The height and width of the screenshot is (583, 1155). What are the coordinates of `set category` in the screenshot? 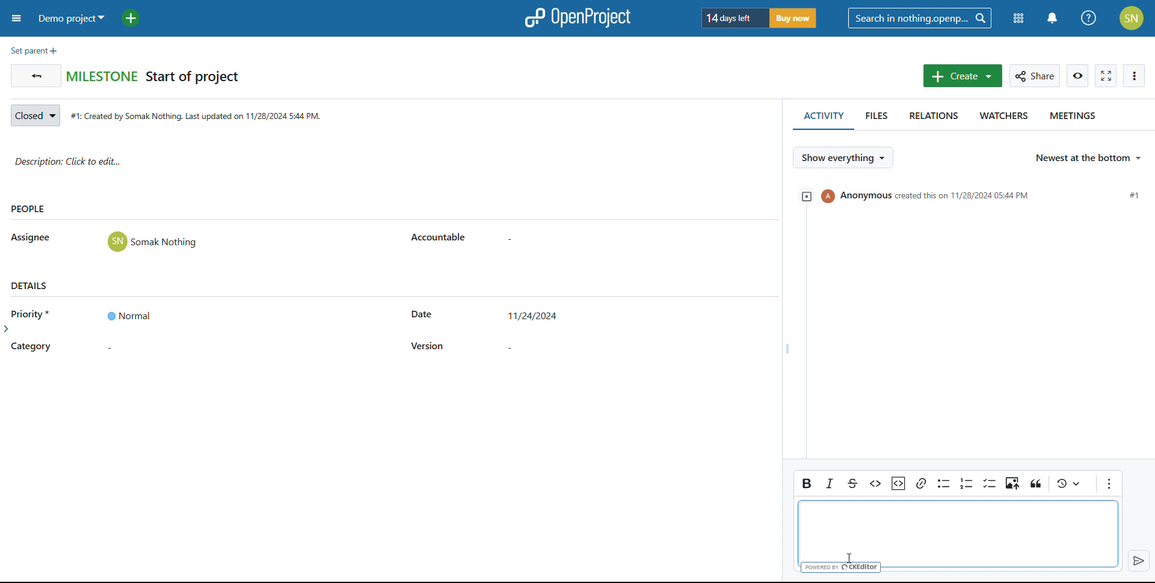 It's located at (128, 349).